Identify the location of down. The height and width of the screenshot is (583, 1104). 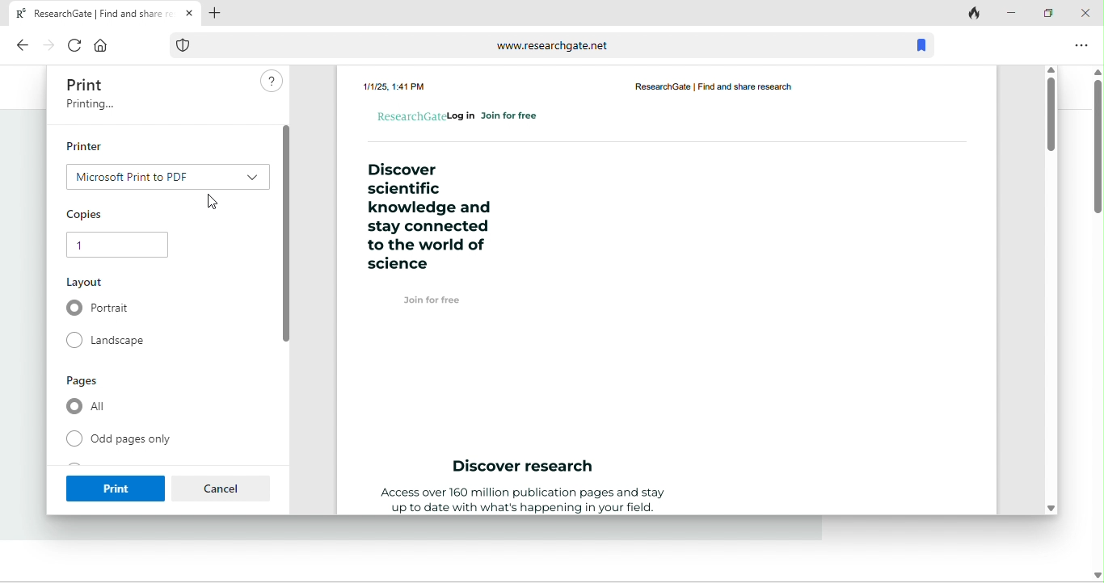
(1093, 568).